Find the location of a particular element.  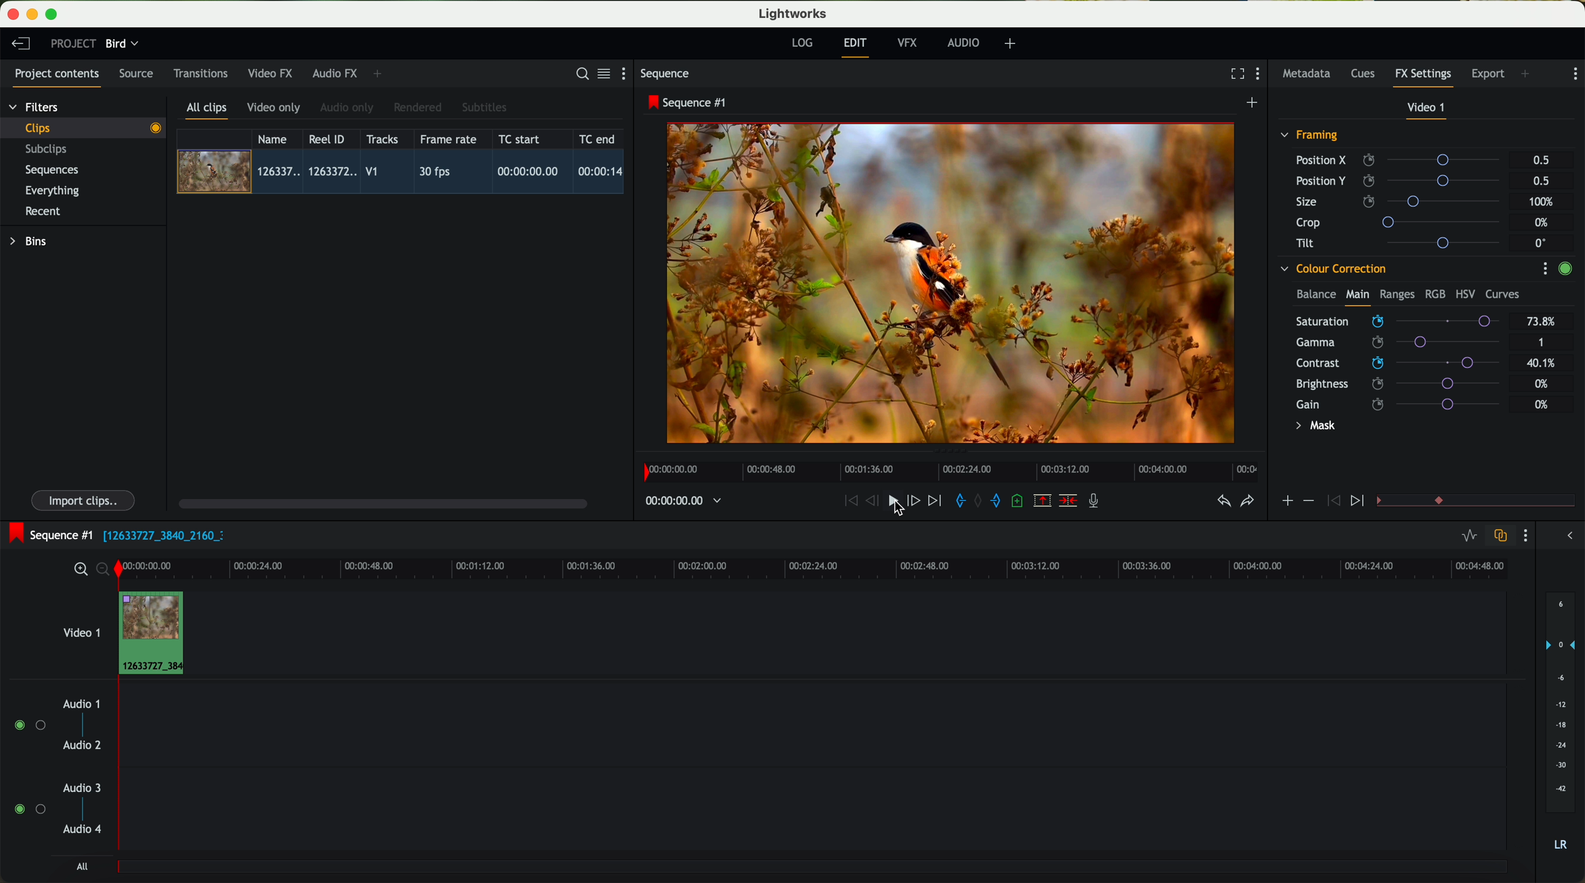

toggle auto track sync is located at coordinates (1498, 537).